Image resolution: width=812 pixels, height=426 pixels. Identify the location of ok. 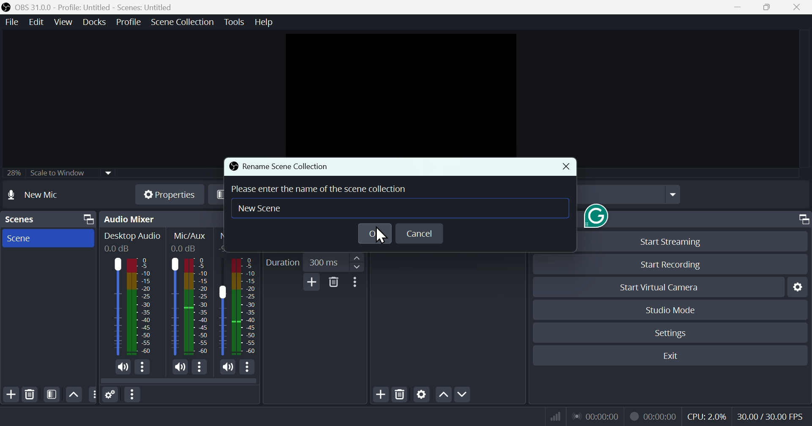
(375, 233).